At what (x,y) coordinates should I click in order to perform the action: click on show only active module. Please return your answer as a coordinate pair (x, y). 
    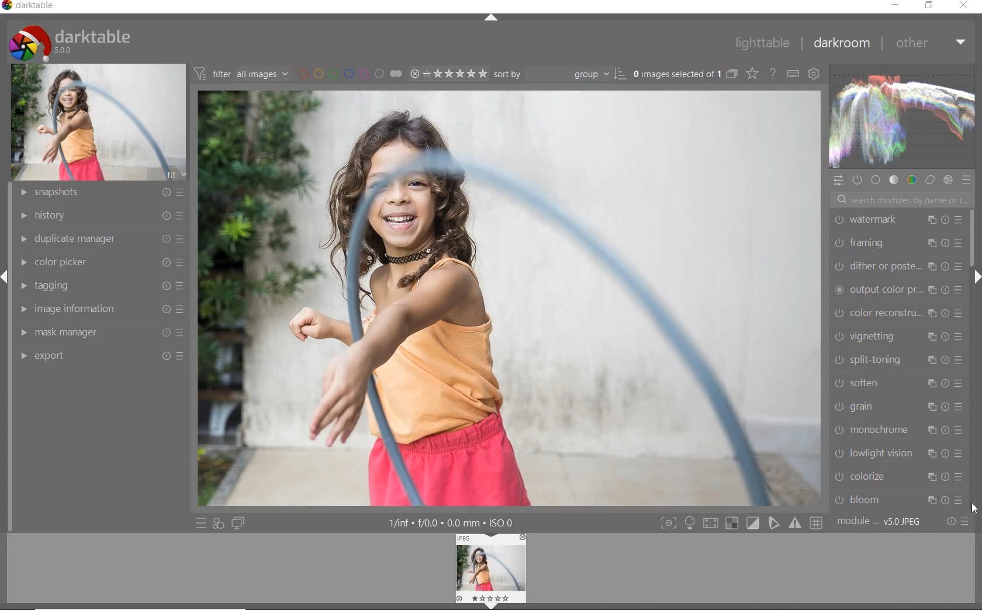
    Looking at the image, I should click on (858, 181).